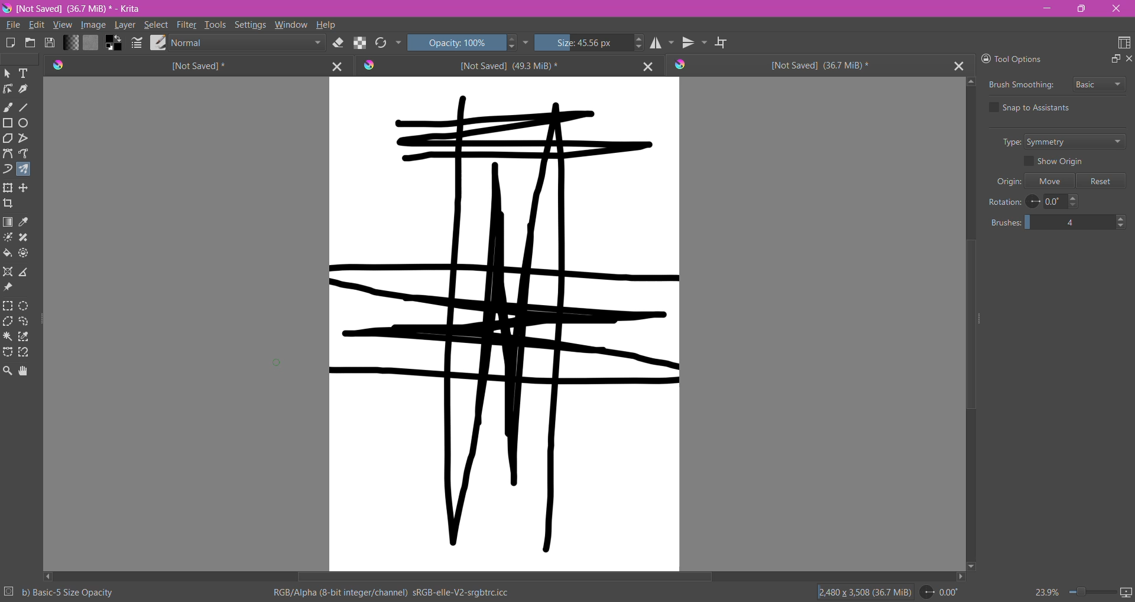 The width and height of the screenshot is (1135, 602). Describe the element at coordinates (8, 168) in the screenshot. I see `Dynamic Brush Tool` at that location.